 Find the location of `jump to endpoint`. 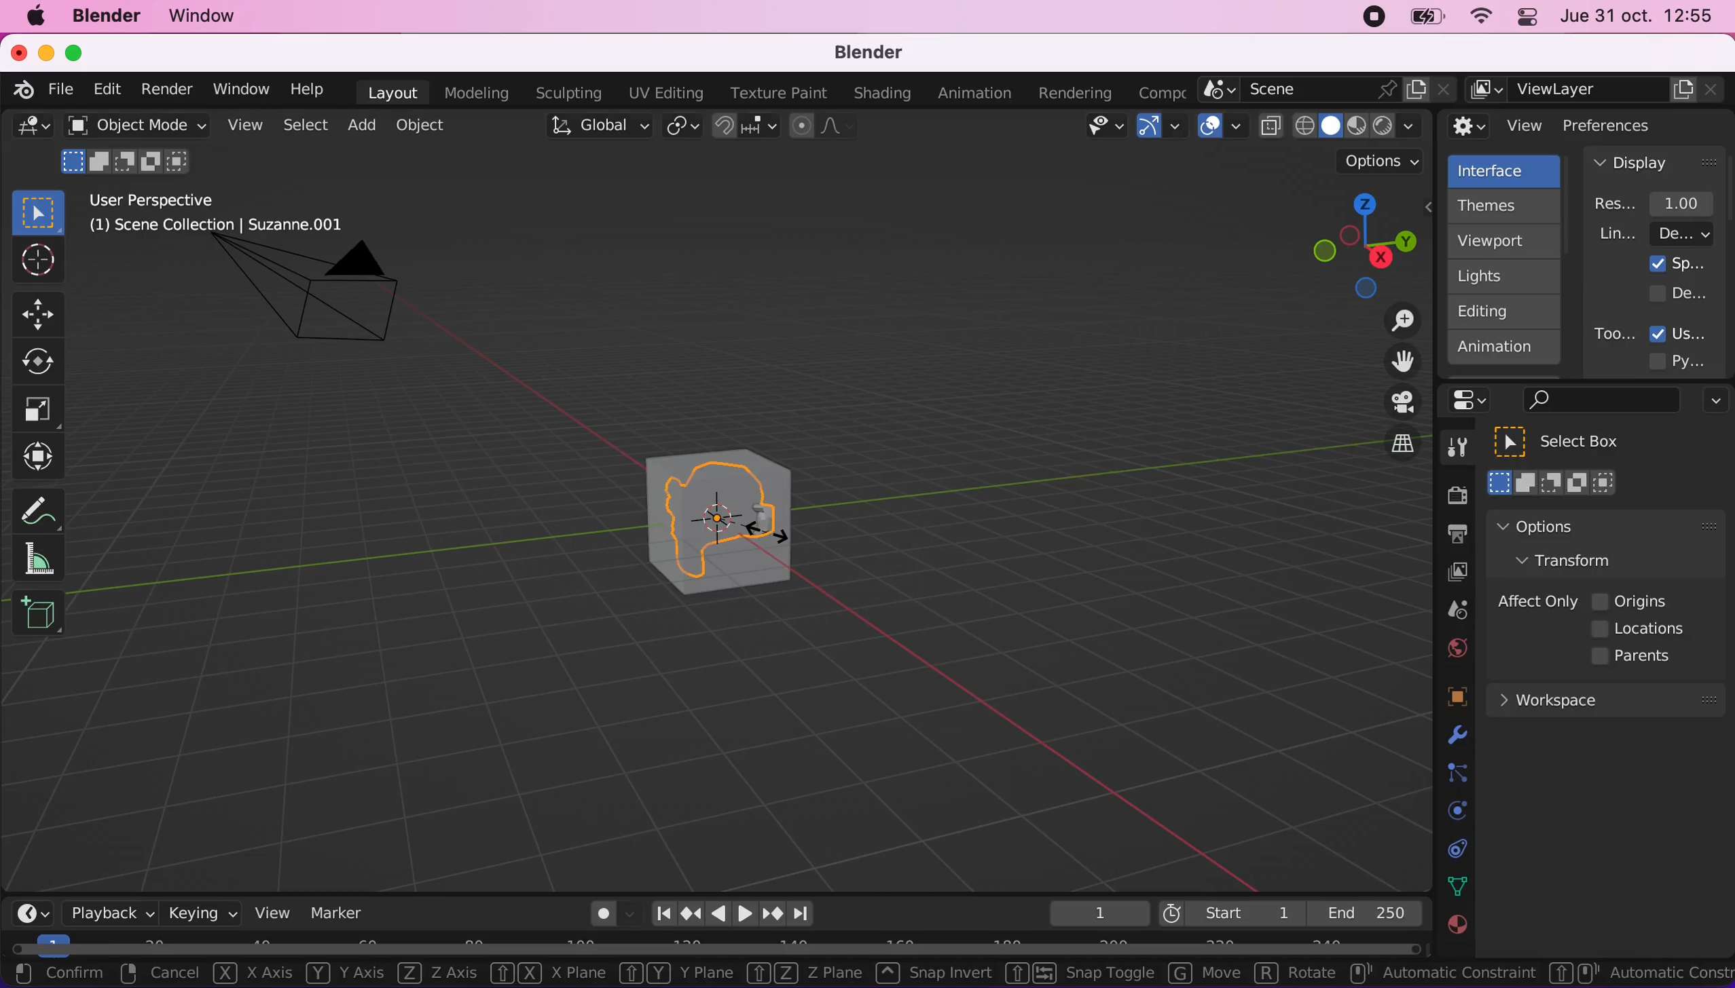

jump to endpoint is located at coordinates (808, 914).